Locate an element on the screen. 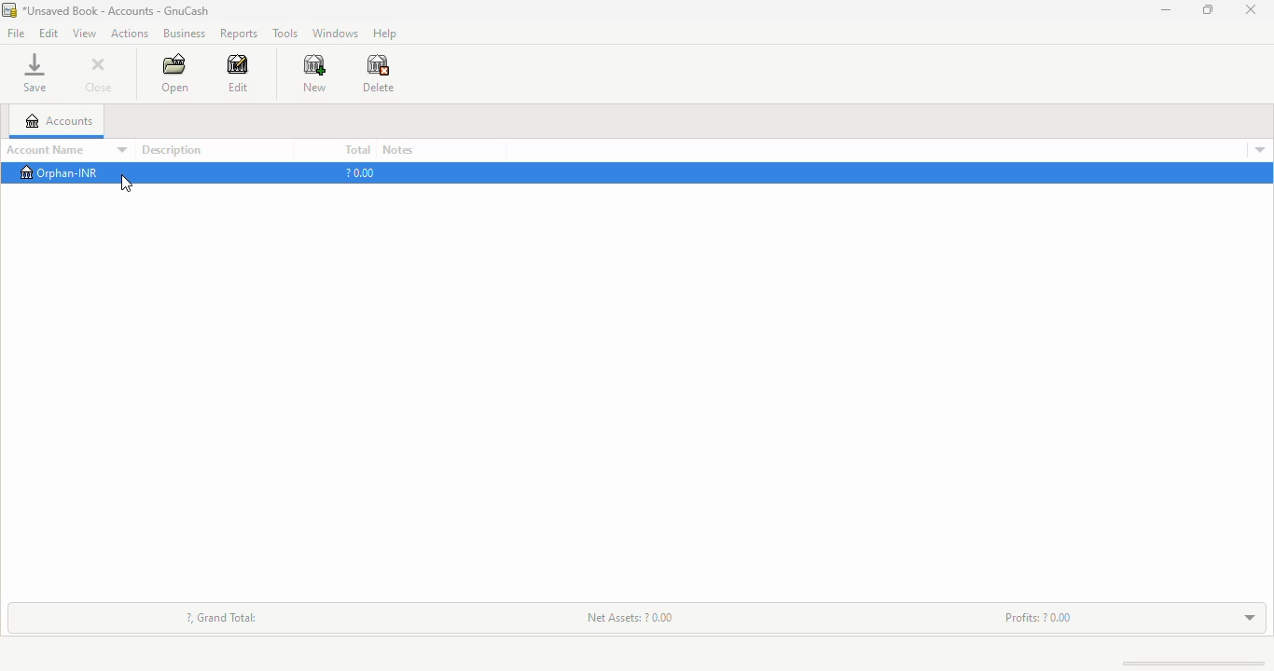  new is located at coordinates (313, 73).